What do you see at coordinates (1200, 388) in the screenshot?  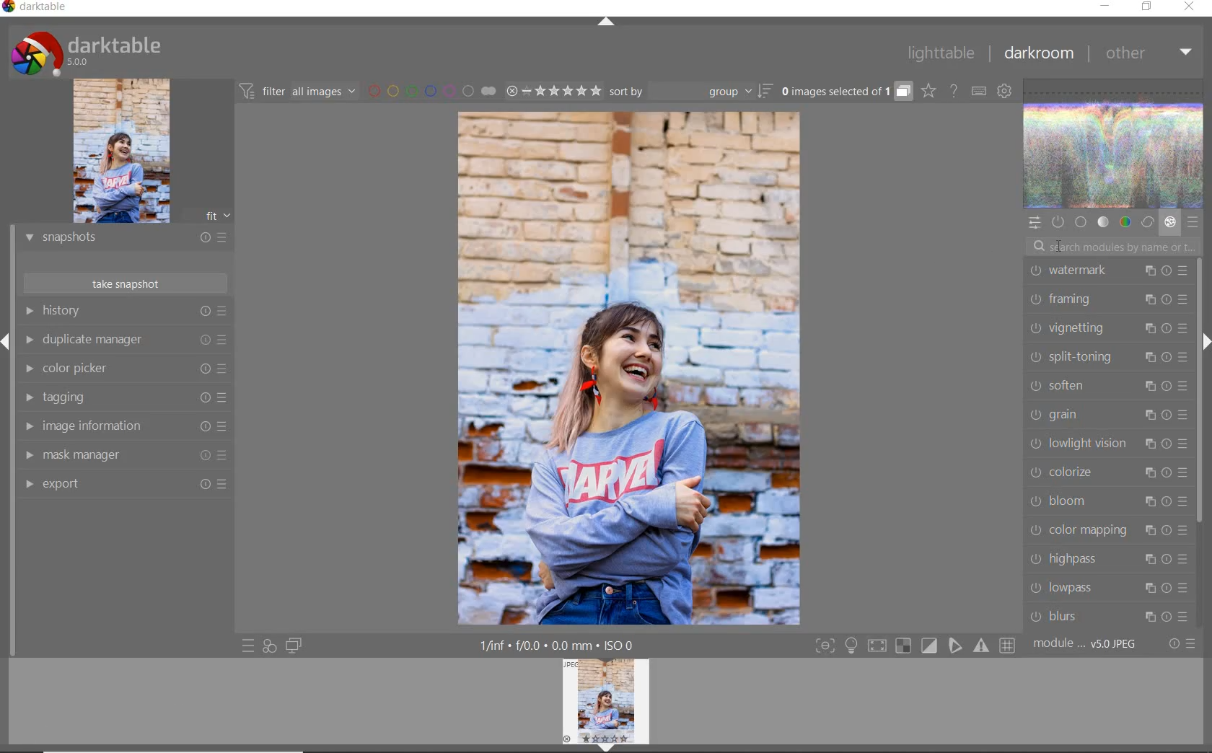 I see `scrollbar` at bounding box center [1200, 388].